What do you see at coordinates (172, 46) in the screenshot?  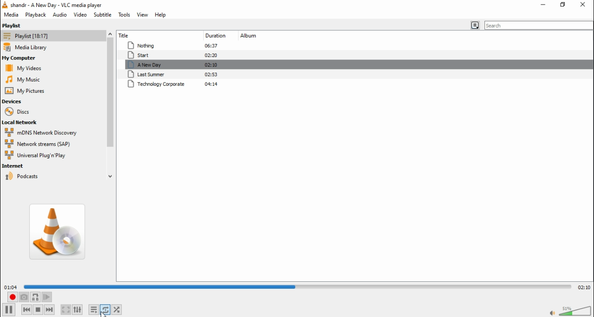 I see `nothing 06:37` at bounding box center [172, 46].